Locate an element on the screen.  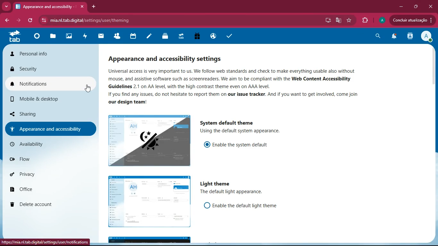
description is located at coordinates (234, 192).